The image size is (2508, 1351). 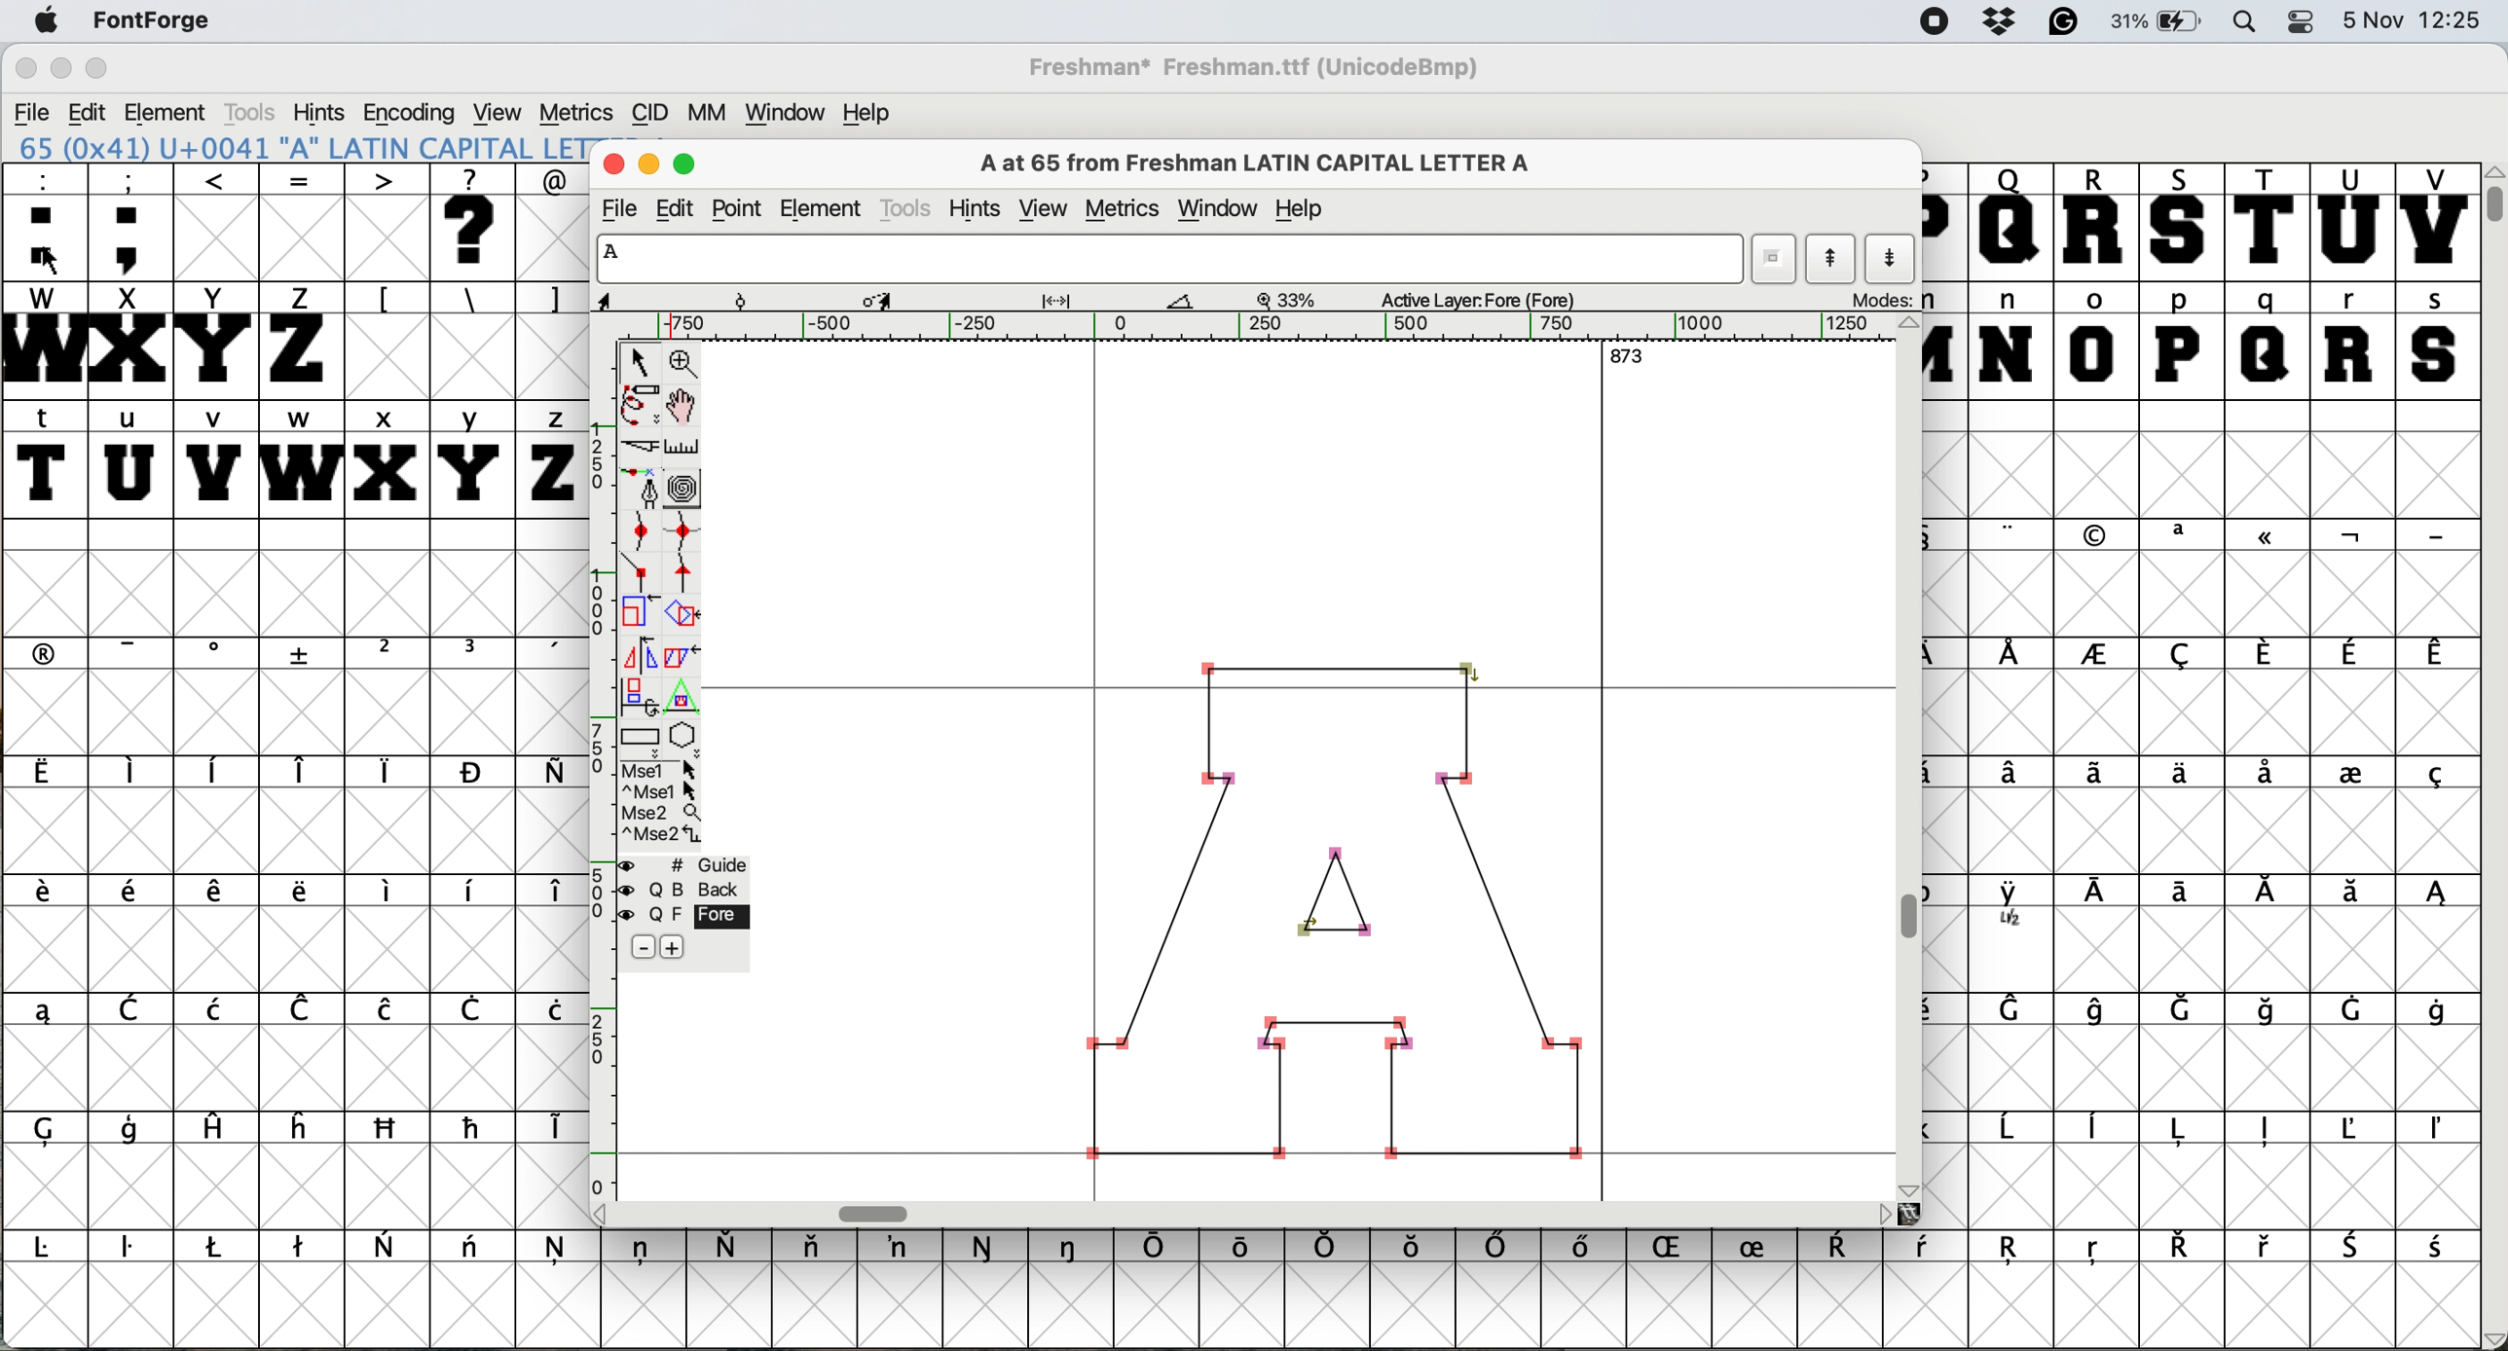 What do you see at coordinates (2356, 1247) in the screenshot?
I see `symbol` at bounding box center [2356, 1247].